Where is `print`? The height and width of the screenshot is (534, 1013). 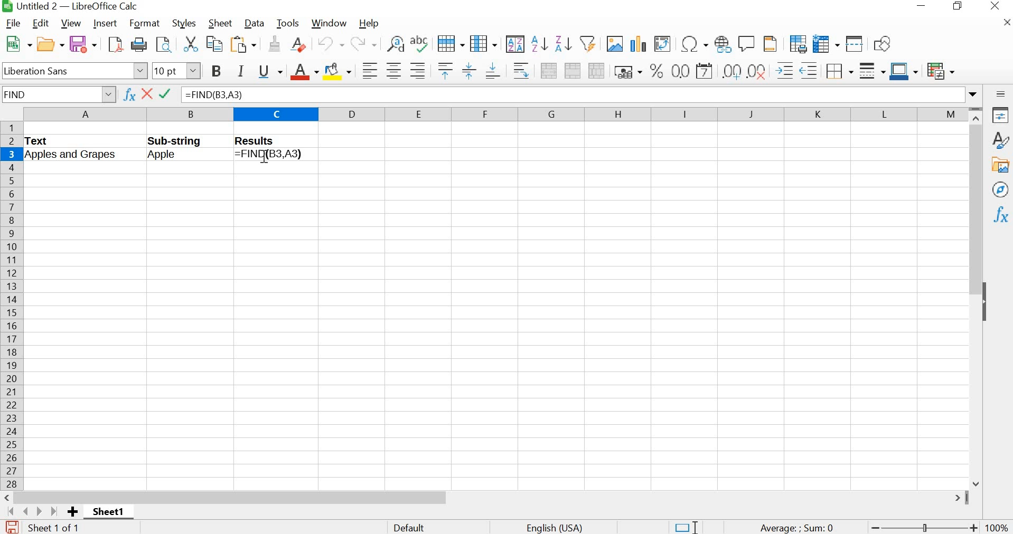 print is located at coordinates (139, 43).